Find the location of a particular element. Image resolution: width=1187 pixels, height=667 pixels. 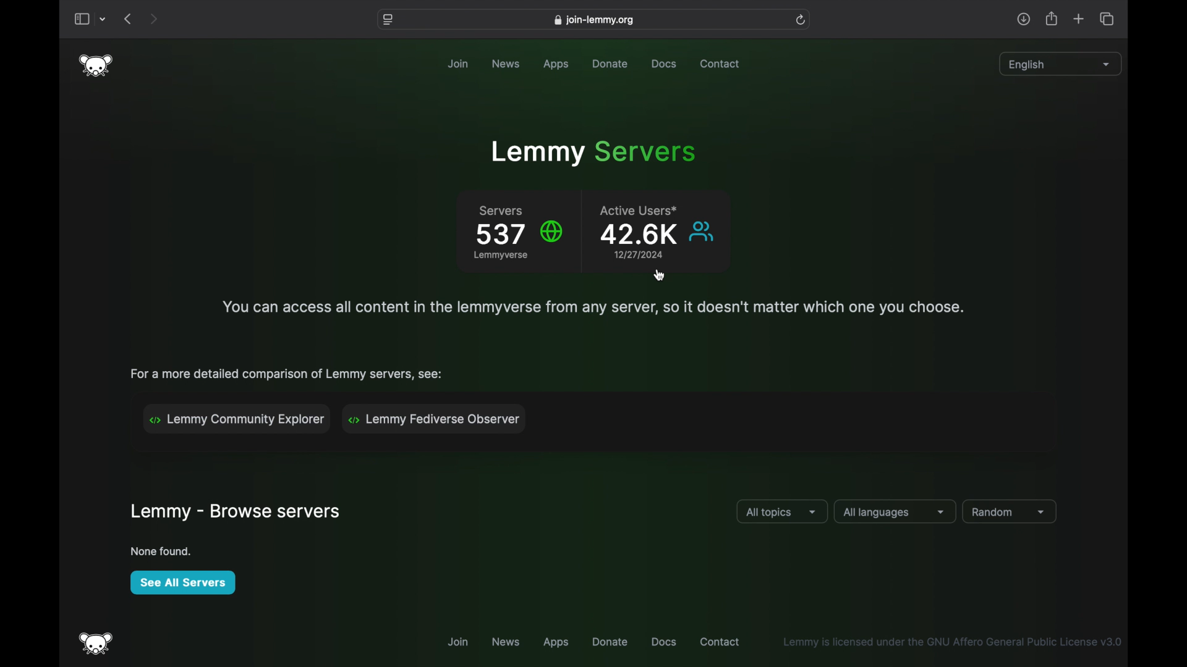

previous page is located at coordinates (127, 19).